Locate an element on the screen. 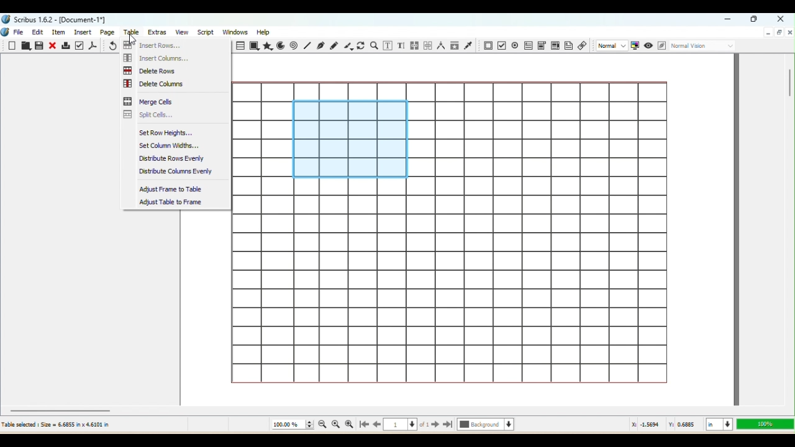 The width and height of the screenshot is (795, 447). Zoom to 100% is located at coordinates (336, 425).